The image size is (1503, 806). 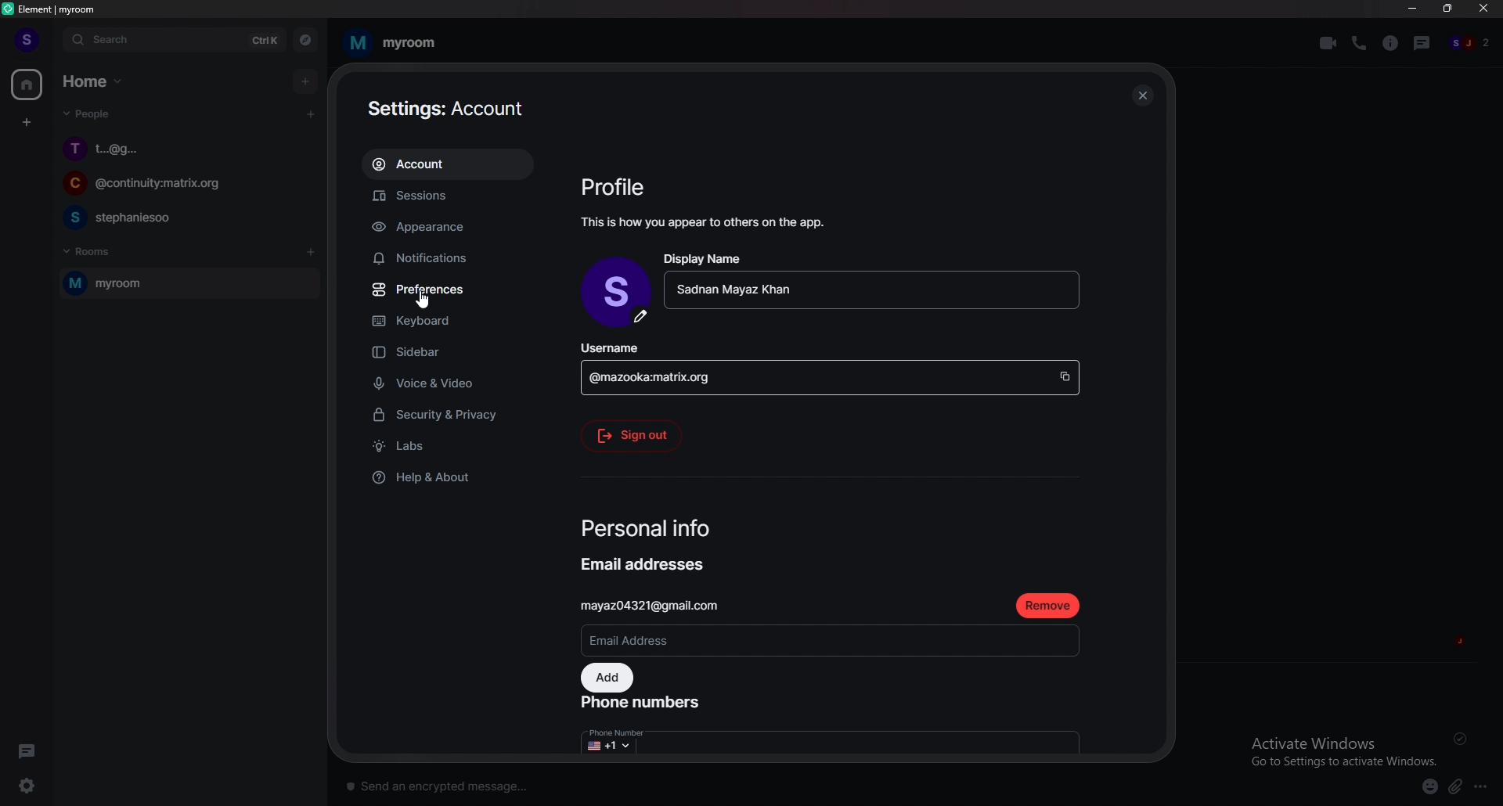 What do you see at coordinates (452, 354) in the screenshot?
I see `sidebar` at bounding box center [452, 354].